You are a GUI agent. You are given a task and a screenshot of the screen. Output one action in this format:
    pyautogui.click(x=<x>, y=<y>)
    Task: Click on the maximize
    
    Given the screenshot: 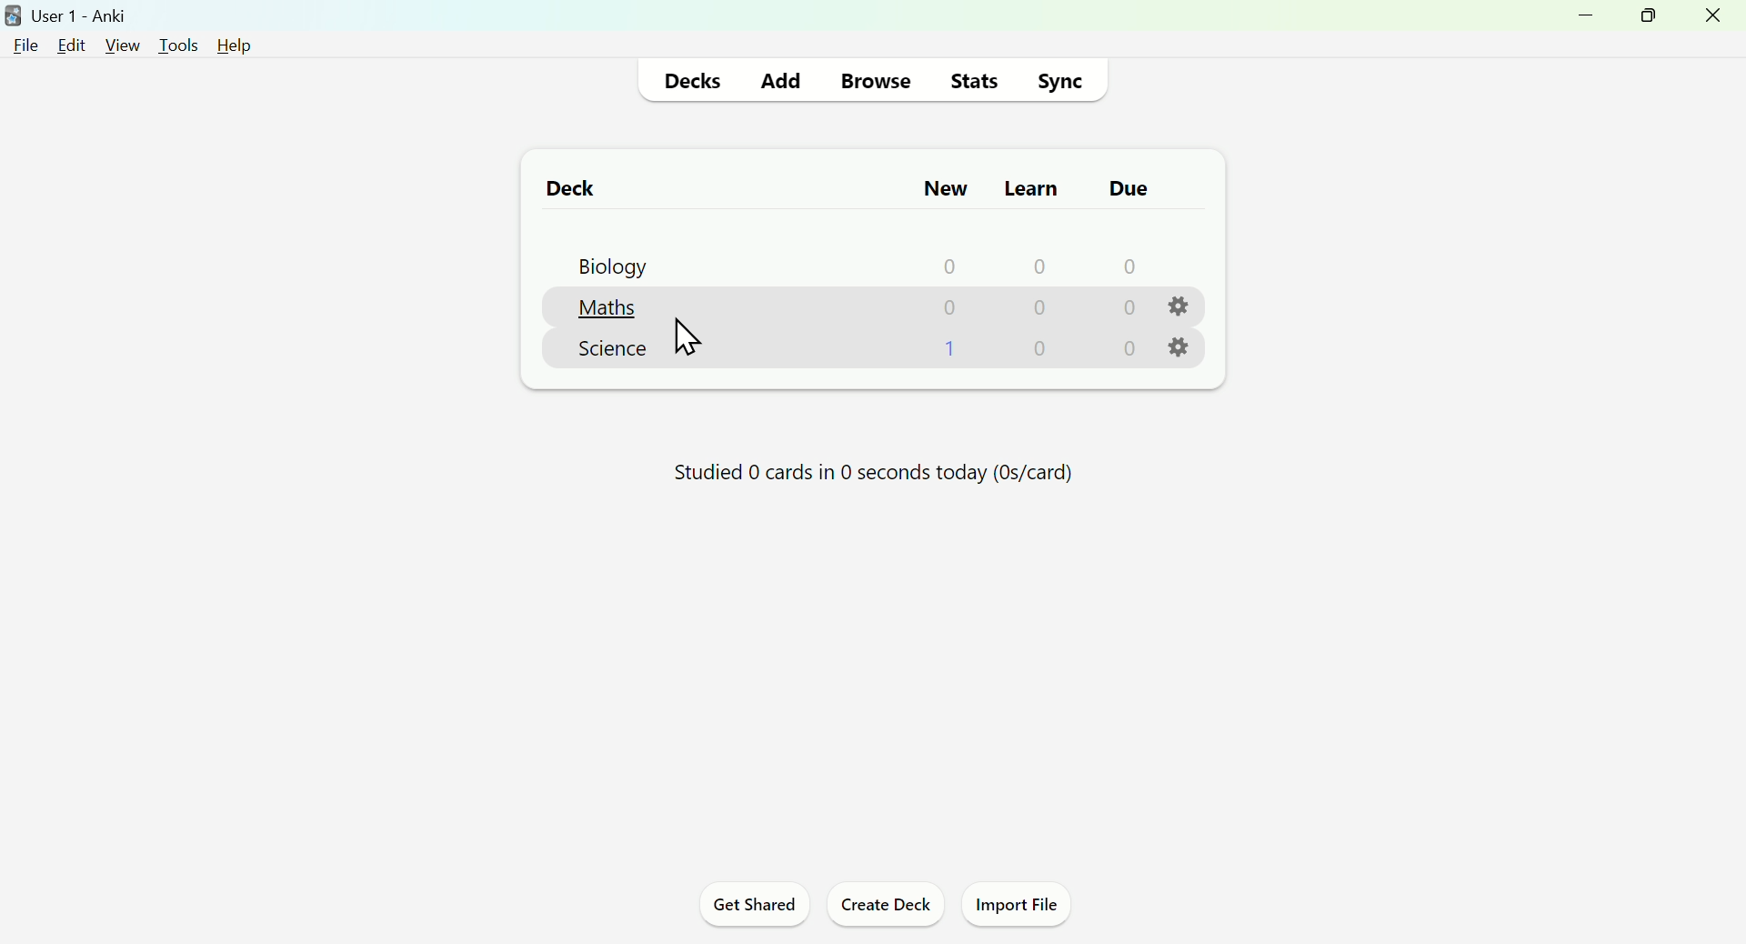 What is the action you would take?
    pyautogui.click(x=1646, y=16)
    